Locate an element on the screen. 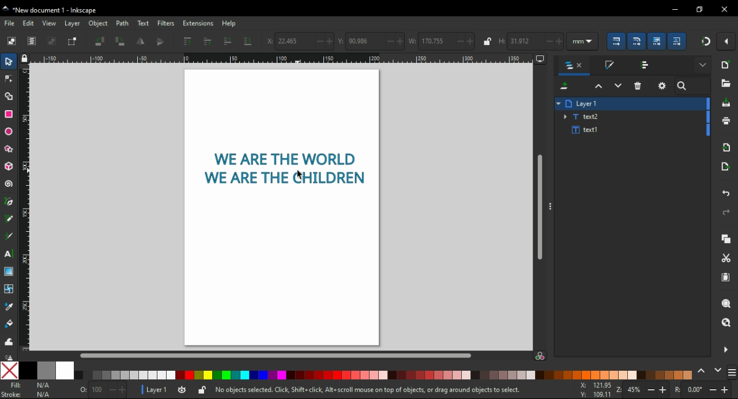 Image resolution: width=738 pixels, height=399 pixels. move patterns along with objects is located at coordinates (678, 42).